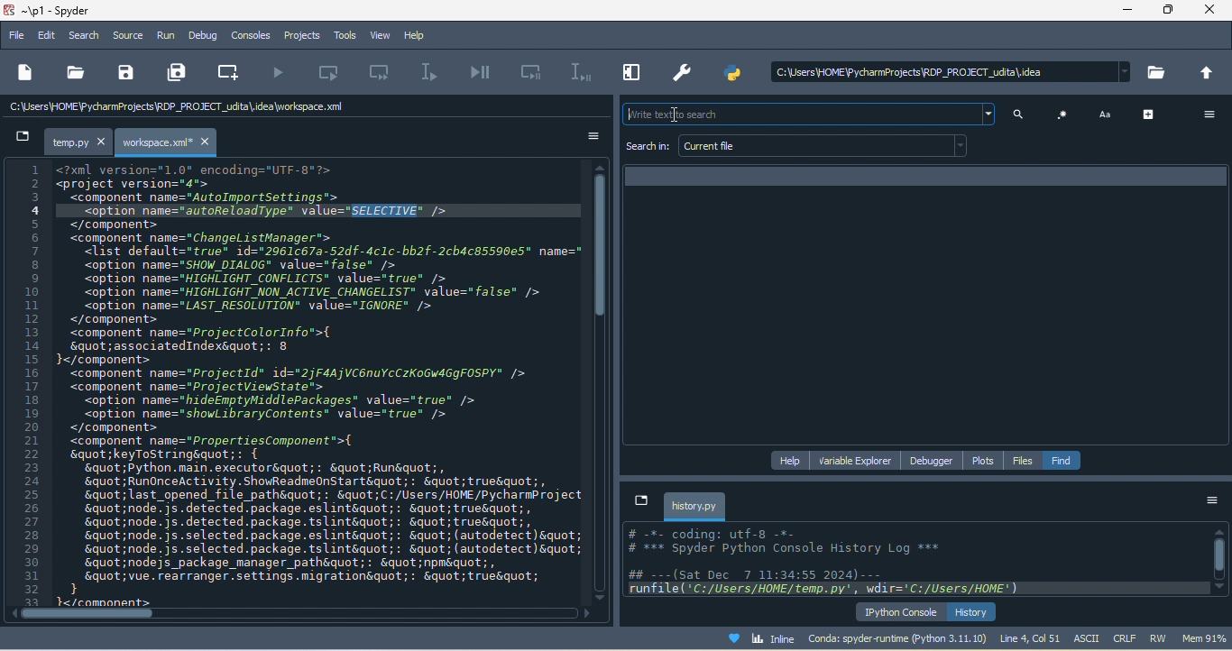 This screenshot has width=1232, height=651. Describe the element at coordinates (857, 460) in the screenshot. I see `variable explorer` at that location.